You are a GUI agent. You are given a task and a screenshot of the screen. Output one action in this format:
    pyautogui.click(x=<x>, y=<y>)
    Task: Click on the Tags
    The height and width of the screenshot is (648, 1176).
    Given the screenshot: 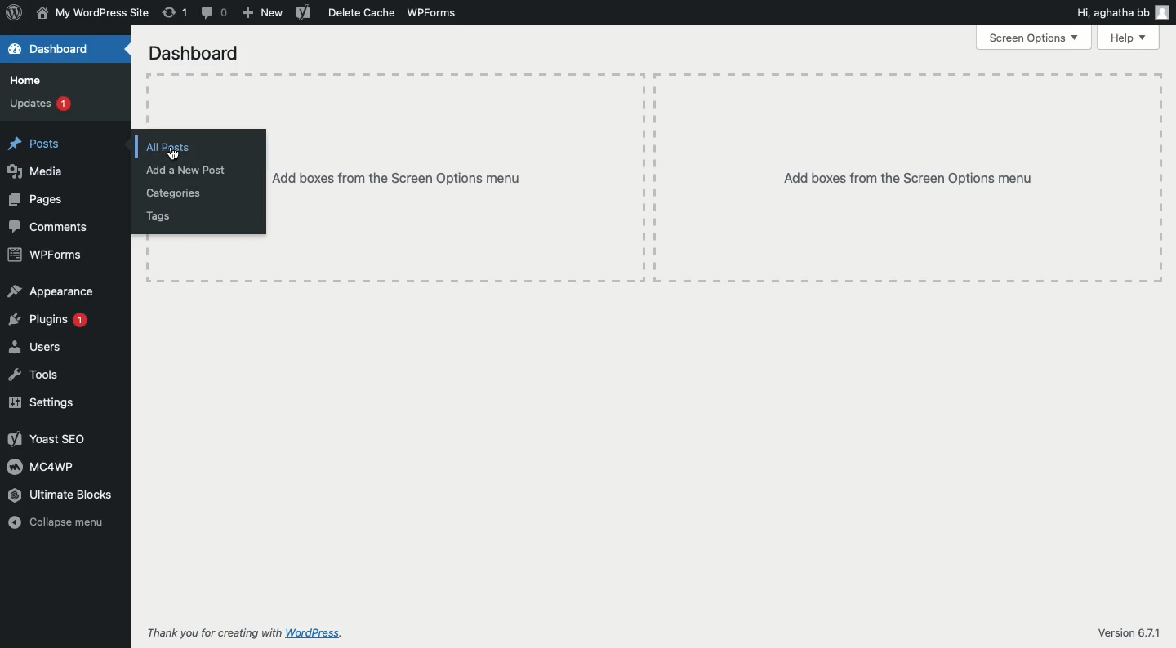 What is the action you would take?
    pyautogui.click(x=164, y=219)
    